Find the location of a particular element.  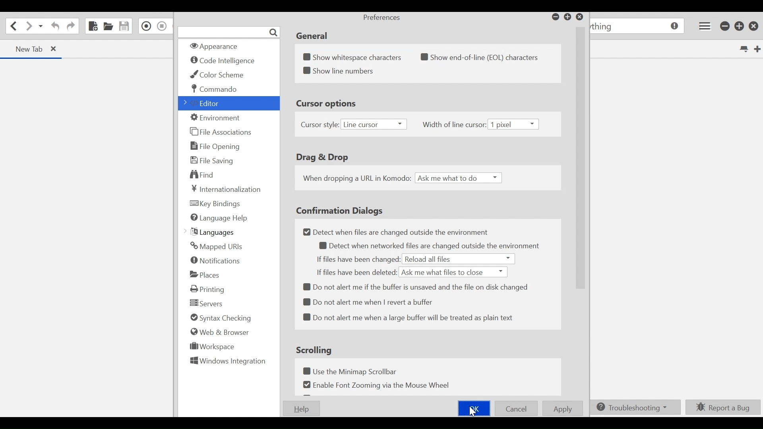

Appearance is located at coordinates (219, 47).